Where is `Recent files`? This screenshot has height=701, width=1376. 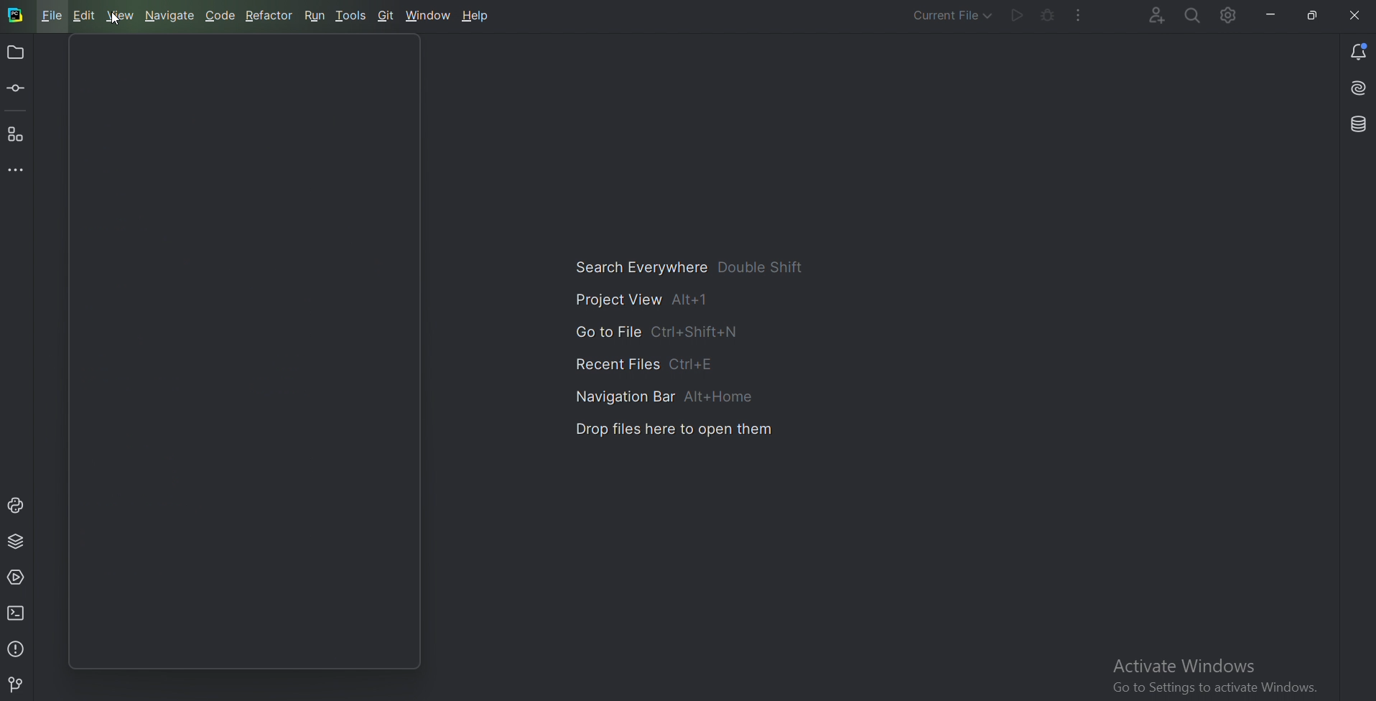 Recent files is located at coordinates (655, 363).